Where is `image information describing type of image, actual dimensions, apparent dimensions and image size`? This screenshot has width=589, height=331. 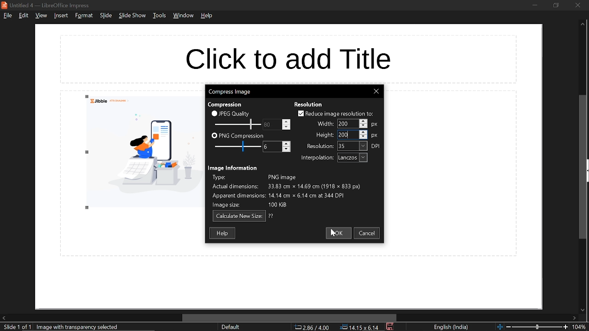
image information describing type of image, actual dimensions, apparent dimensions and image size is located at coordinates (292, 191).